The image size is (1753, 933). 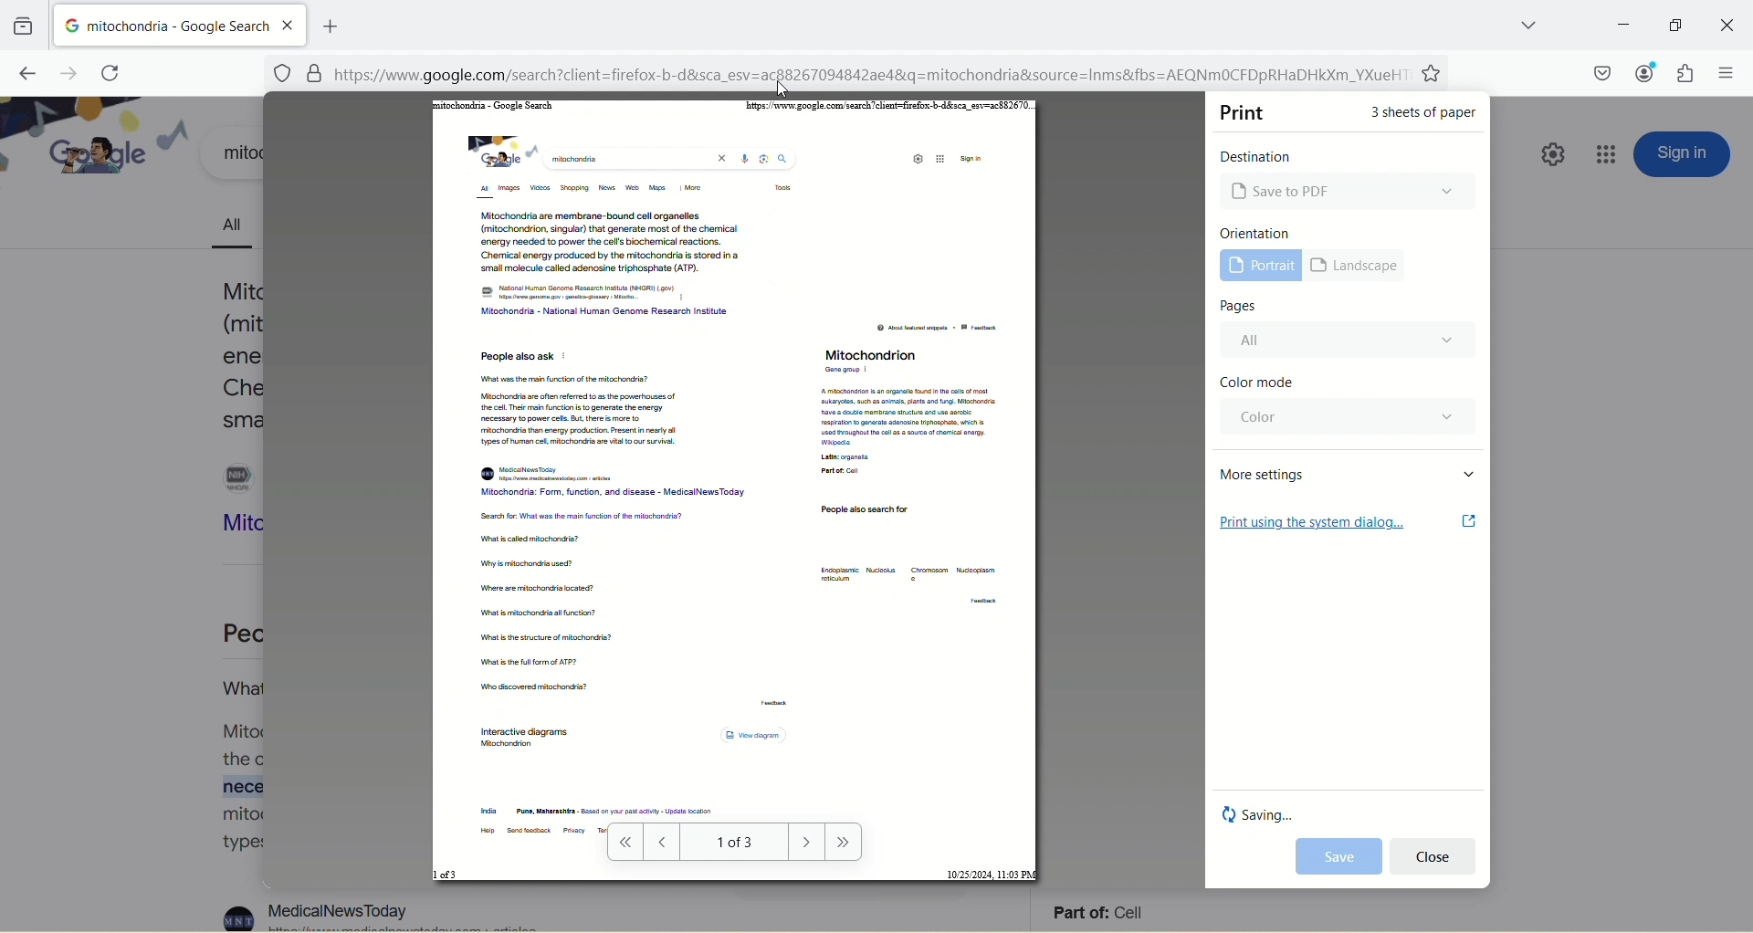 What do you see at coordinates (1673, 26) in the screenshot?
I see `maximize` at bounding box center [1673, 26].